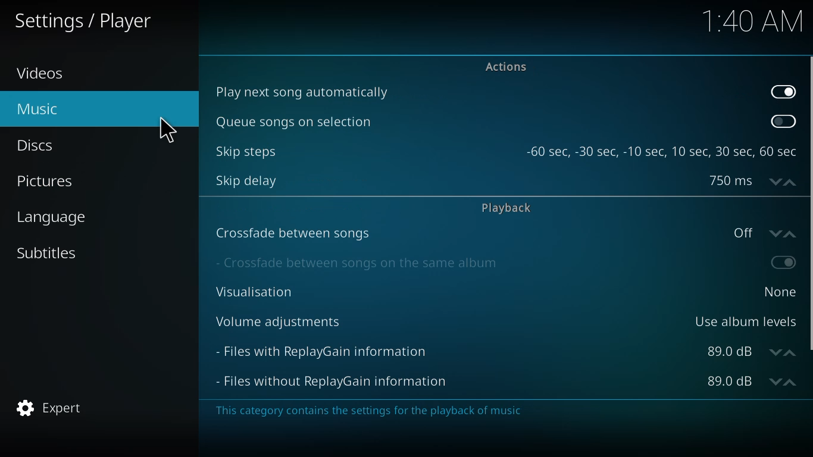 The height and width of the screenshot is (457, 813). What do you see at coordinates (168, 131) in the screenshot?
I see `cursor` at bounding box center [168, 131].